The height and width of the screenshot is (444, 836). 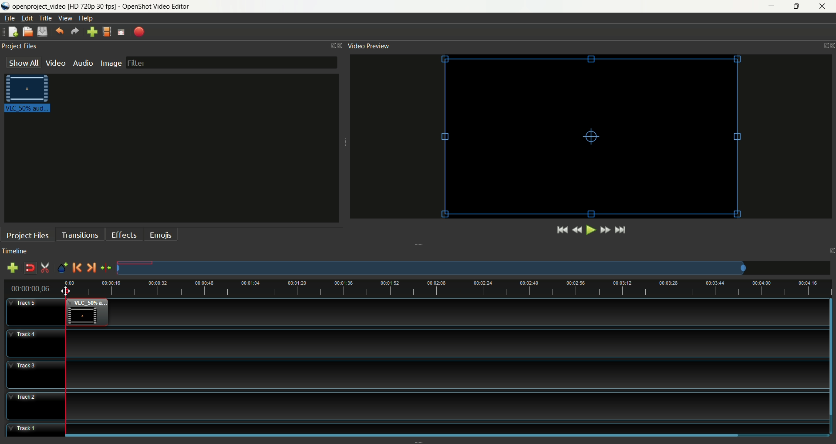 I want to click on fullscreen, so click(x=121, y=31).